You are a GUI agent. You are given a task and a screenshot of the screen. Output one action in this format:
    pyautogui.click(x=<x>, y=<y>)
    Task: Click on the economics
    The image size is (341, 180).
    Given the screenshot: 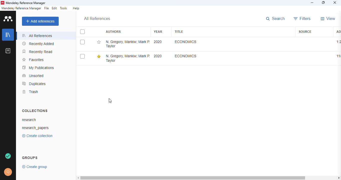 What is the action you would take?
    pyautogui.click(x=185, y=56)
    